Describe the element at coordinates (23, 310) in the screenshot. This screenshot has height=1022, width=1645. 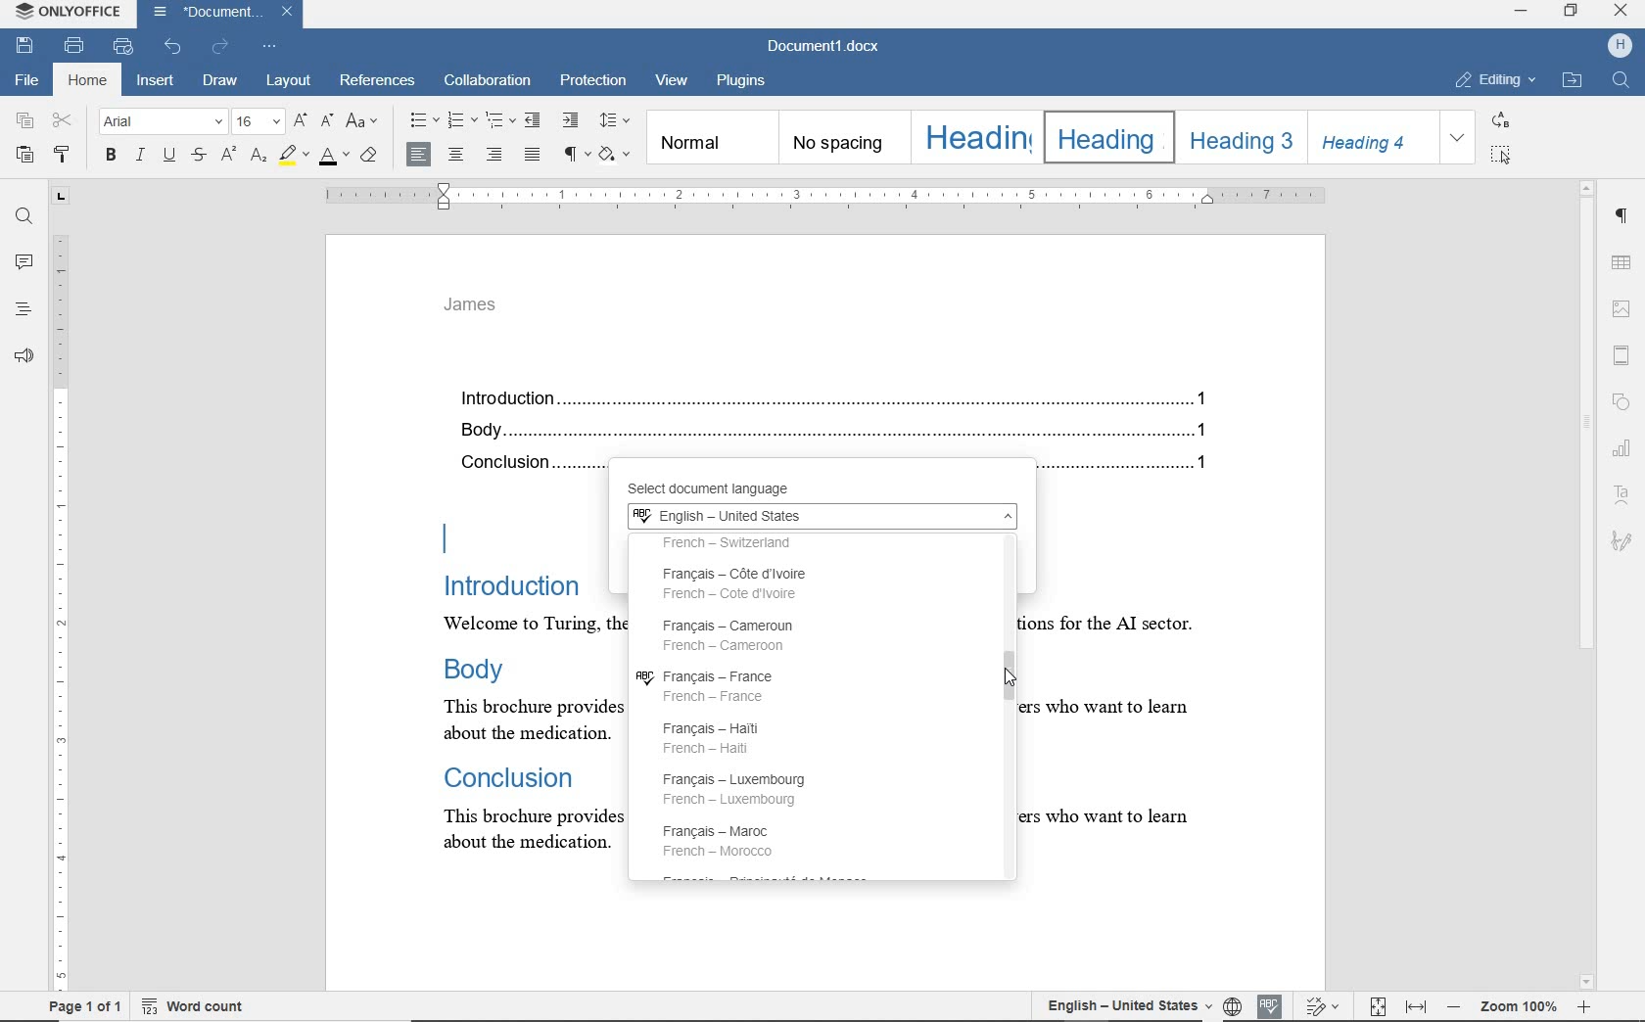
I see `headings` at that location.